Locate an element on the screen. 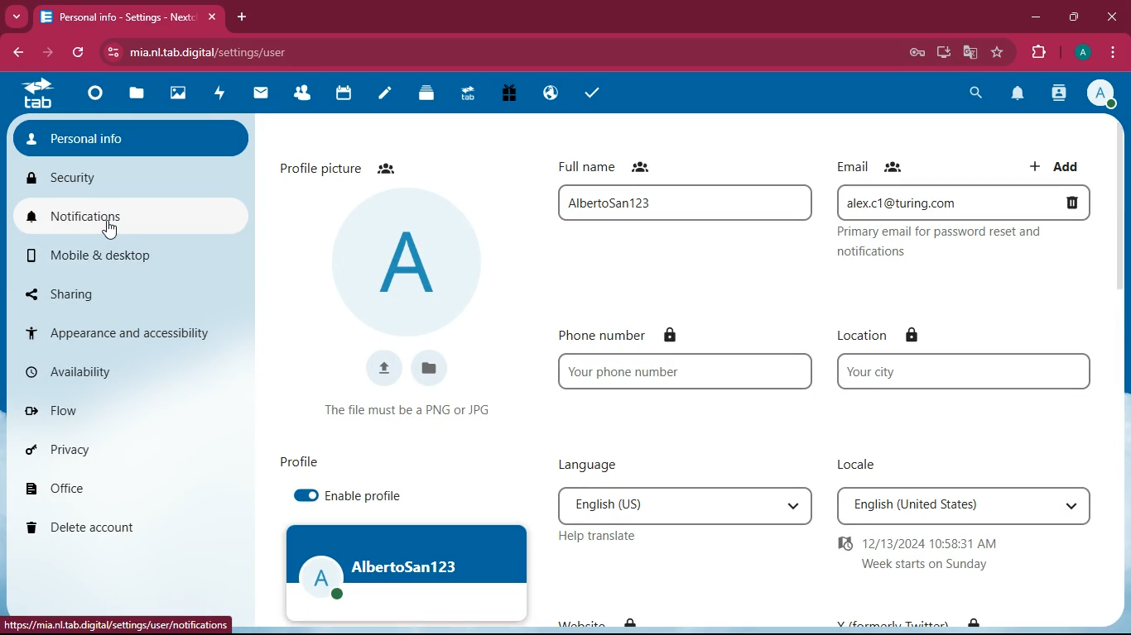 This screenshot has height=635, width=1131. profile is located at coordinates (302, 461).